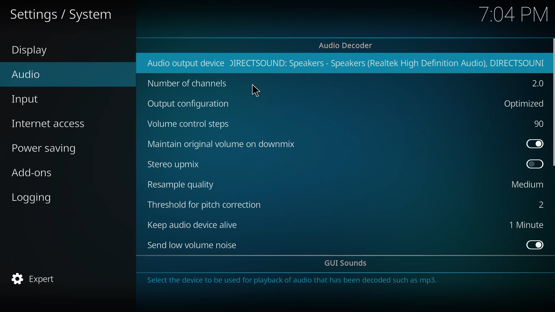  I want to click on audio decoder, so click(346, 46).